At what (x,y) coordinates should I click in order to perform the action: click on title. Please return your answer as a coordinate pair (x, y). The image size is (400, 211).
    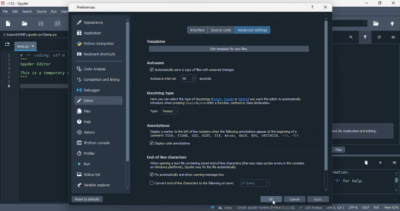
    Looking at the image, I should click on (18, 4).